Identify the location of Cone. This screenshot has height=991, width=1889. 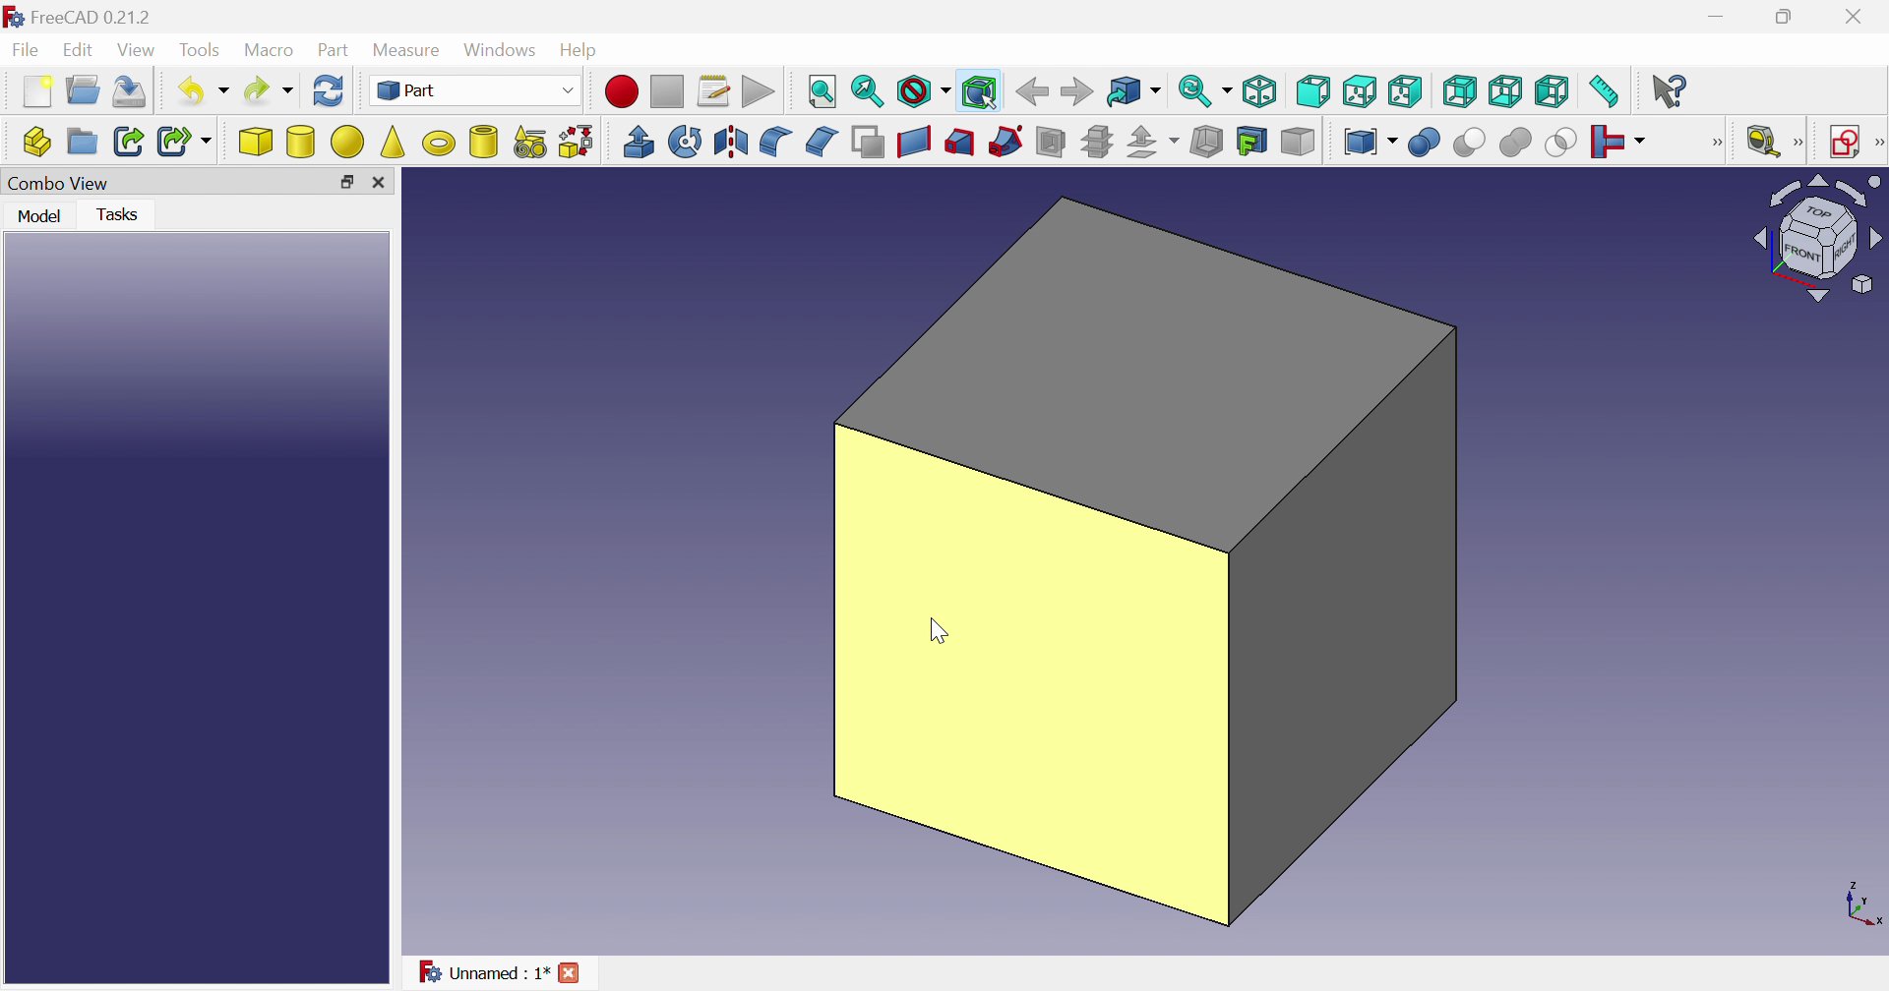
(395, 142).